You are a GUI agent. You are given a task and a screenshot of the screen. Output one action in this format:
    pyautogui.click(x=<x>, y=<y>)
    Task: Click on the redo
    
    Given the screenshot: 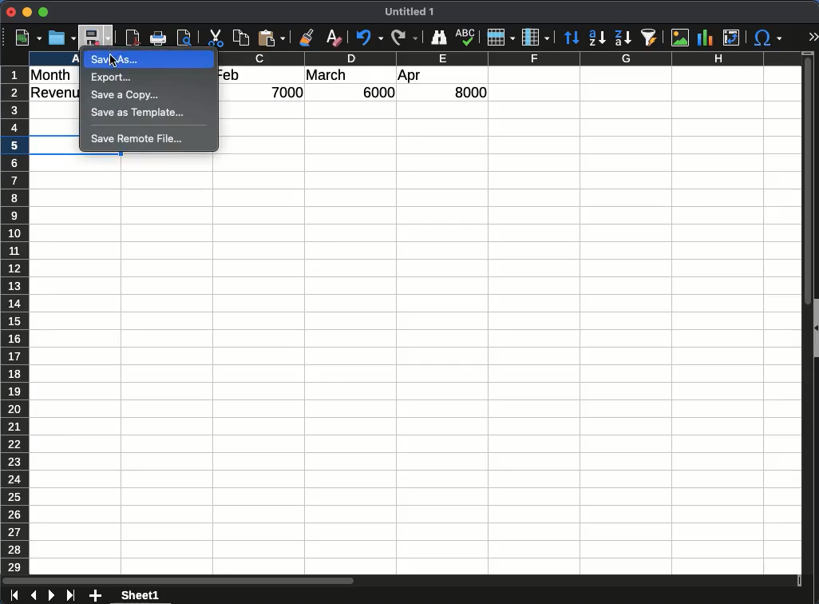 What is the action you would take?
    pyautogui.click(x=403, y=38)
    